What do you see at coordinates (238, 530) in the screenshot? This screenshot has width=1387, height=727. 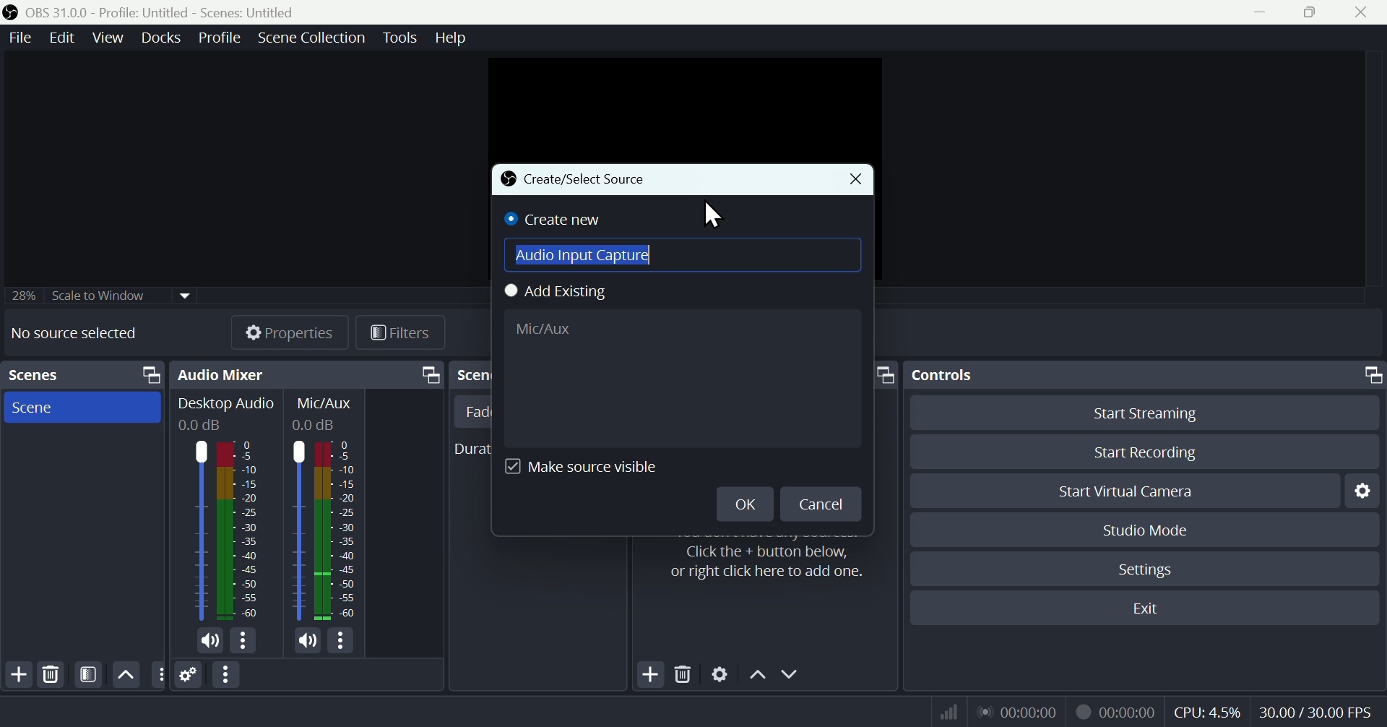 I see `Desktop Audio bar` at bounding box center [238, 530].